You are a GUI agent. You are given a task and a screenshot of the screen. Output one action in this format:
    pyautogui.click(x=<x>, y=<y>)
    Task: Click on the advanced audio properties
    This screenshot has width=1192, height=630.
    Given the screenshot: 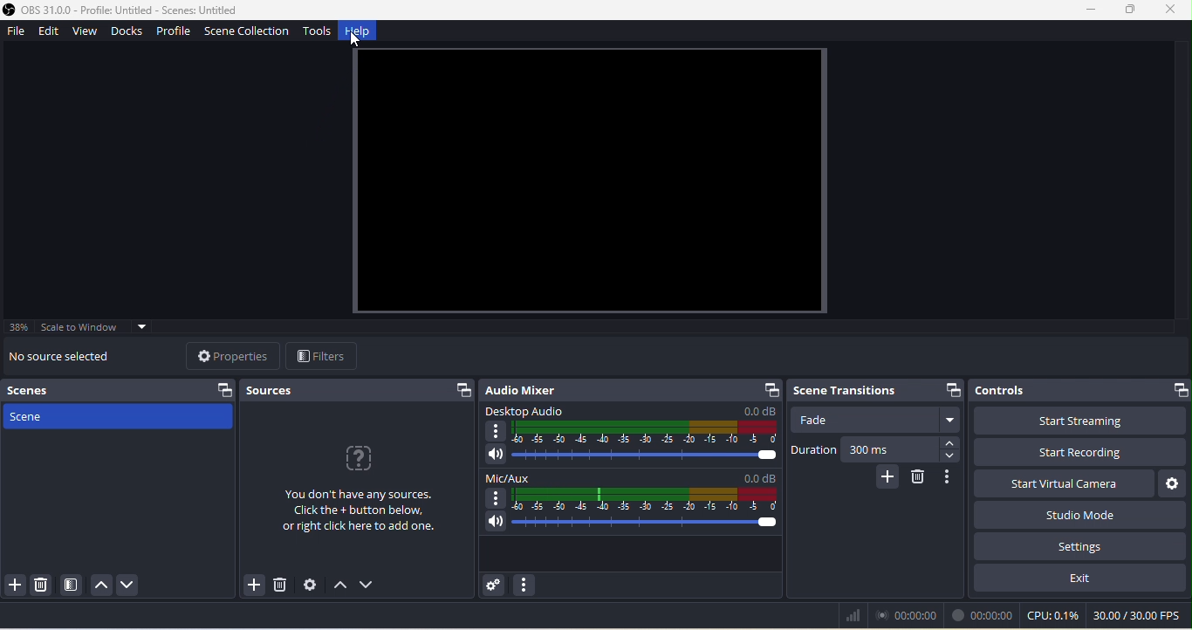 What is the action you would take?
    pyautogui.click(x=496, y=585)
    